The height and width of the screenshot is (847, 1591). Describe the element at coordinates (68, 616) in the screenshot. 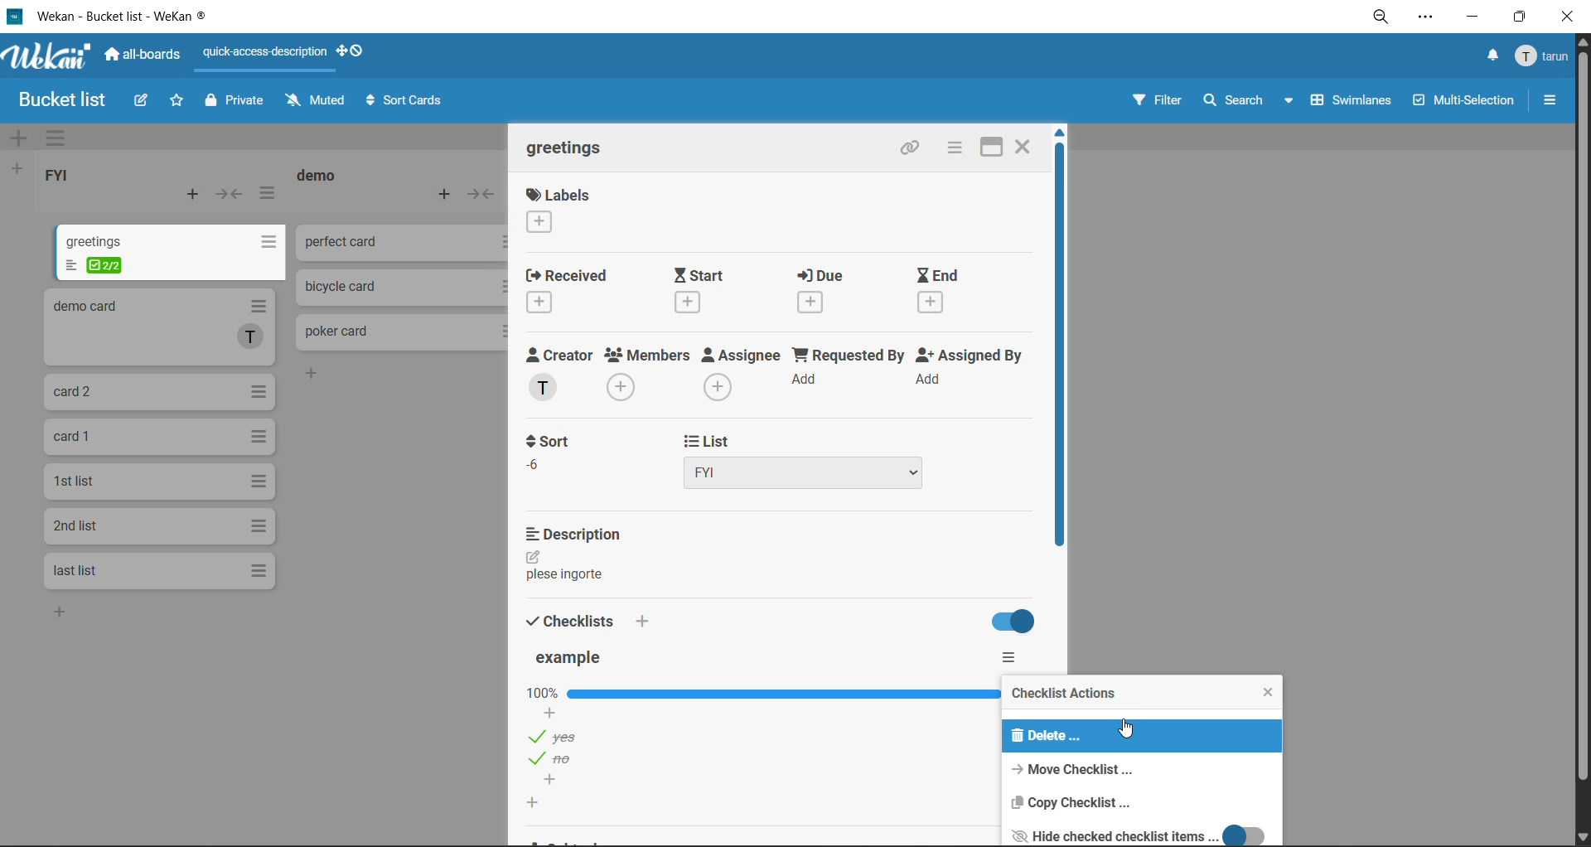

I see `add` at that location.